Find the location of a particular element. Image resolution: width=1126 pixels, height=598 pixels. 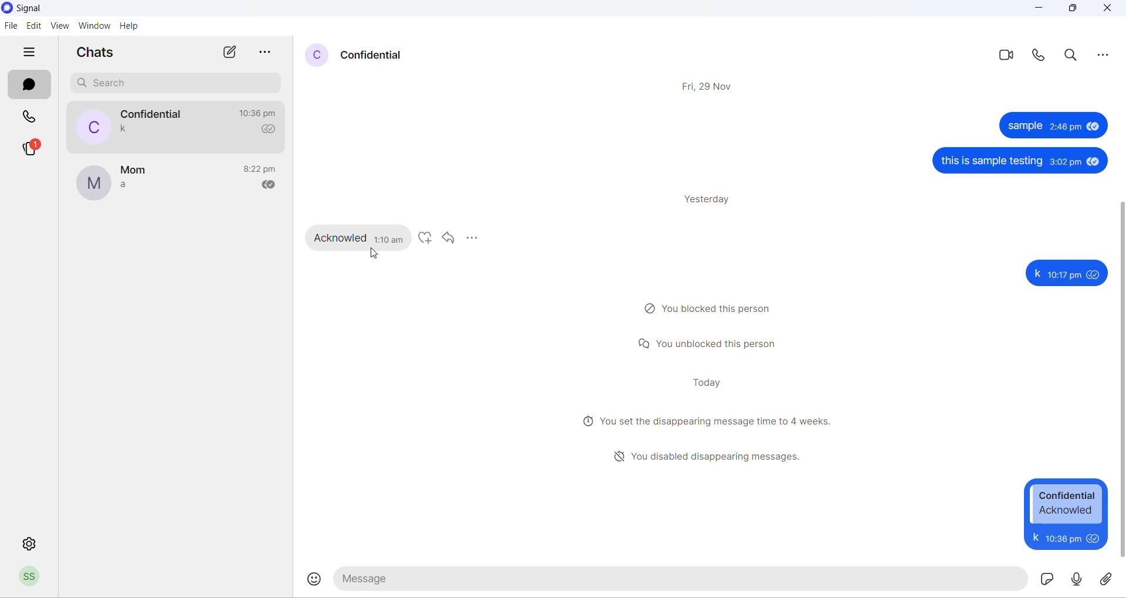

share attachment is located at coordinates (1109, 580).